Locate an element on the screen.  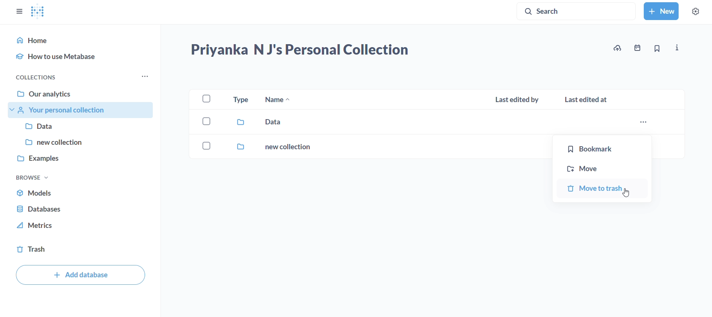
events is located at coordinates (637, 49).